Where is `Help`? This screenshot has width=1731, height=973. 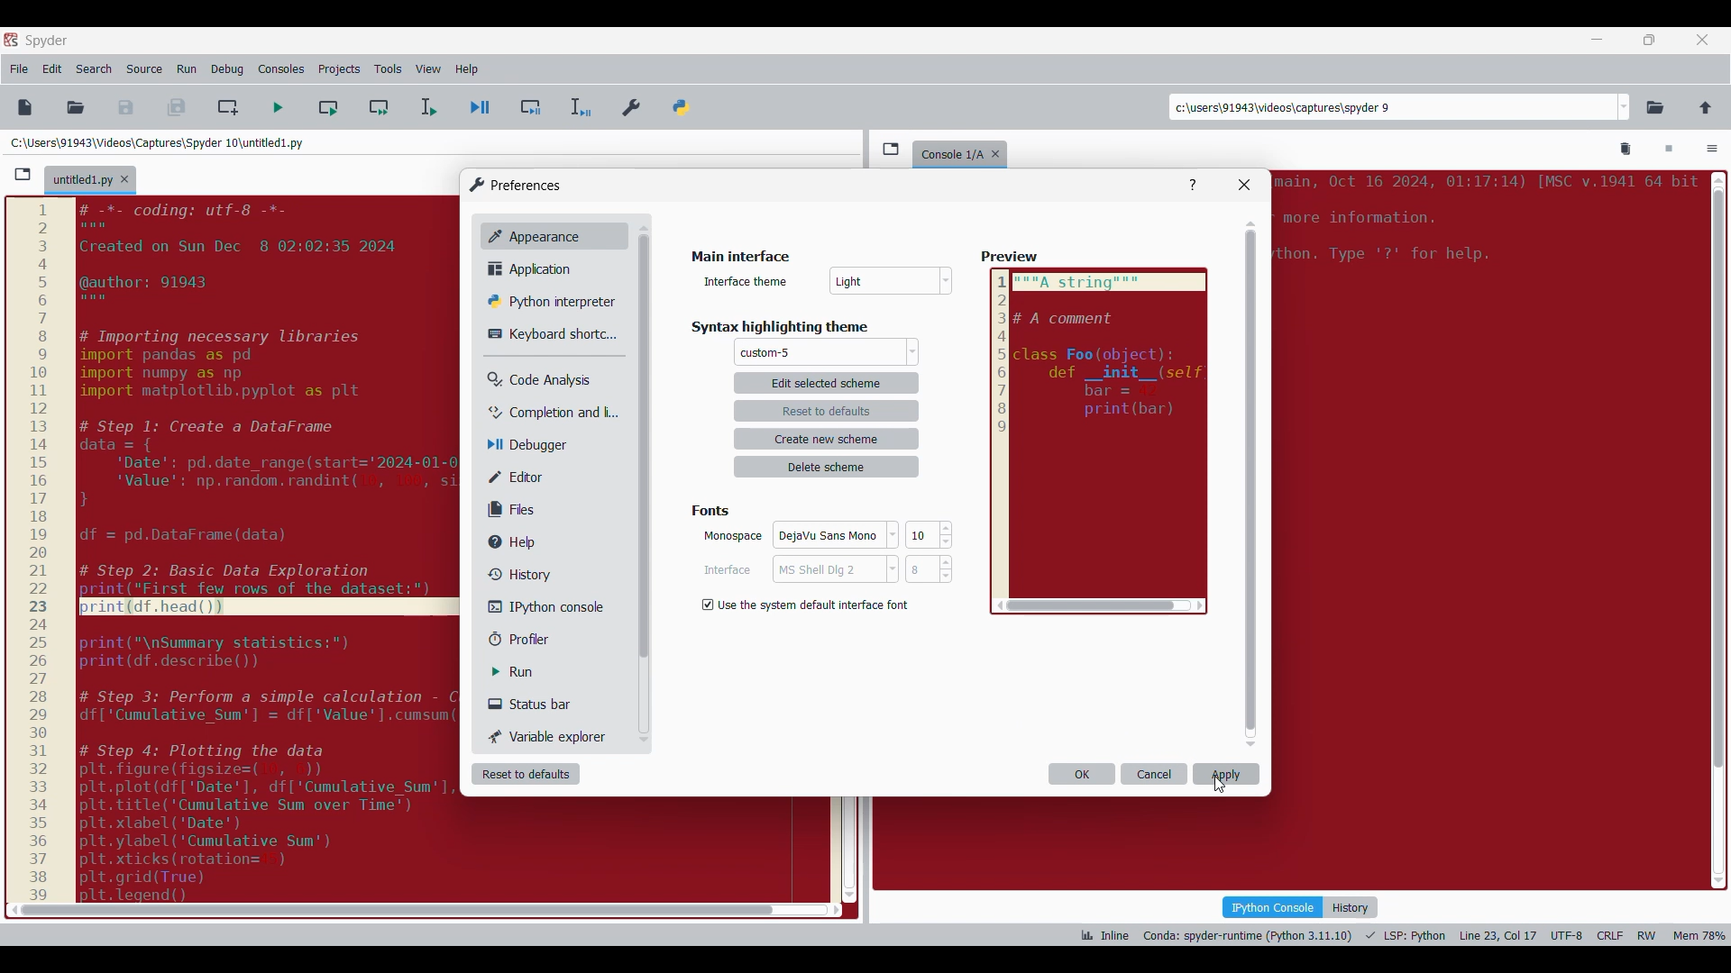
Help is located at coordinates (520, 542).